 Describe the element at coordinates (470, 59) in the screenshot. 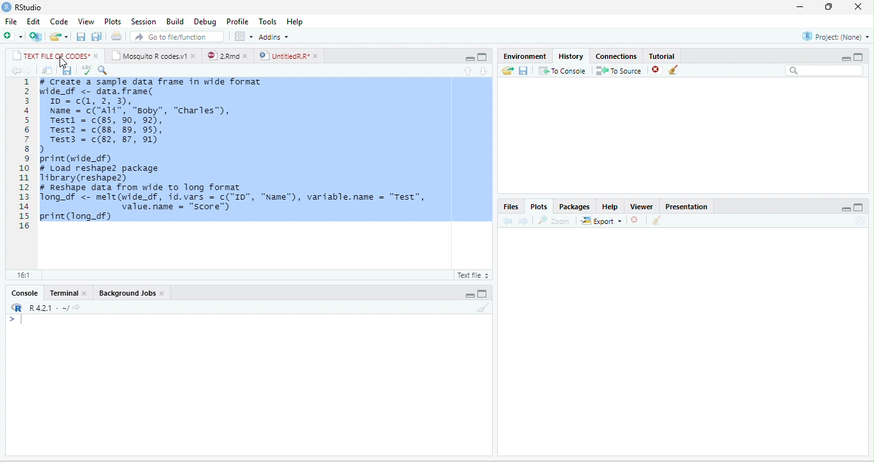

I see `minimize` at that location.